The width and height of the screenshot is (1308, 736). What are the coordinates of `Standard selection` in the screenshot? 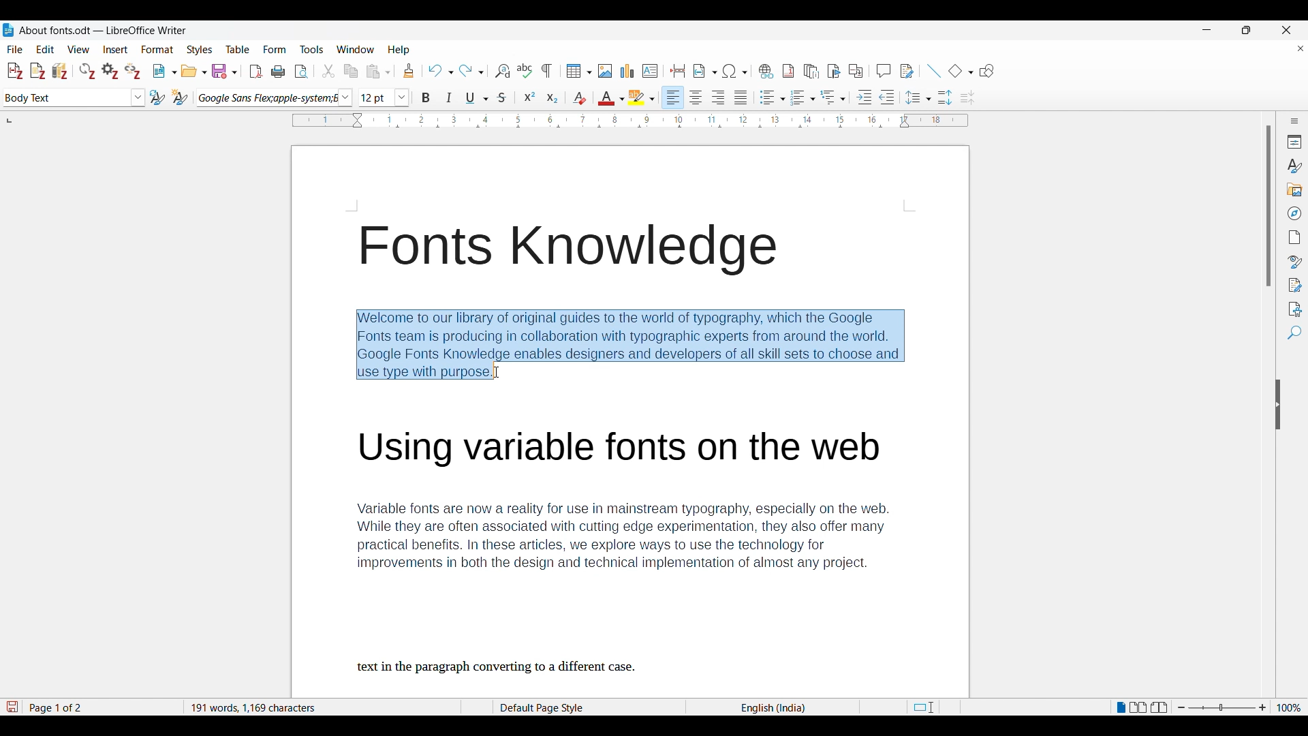 It's located at (922, 707).